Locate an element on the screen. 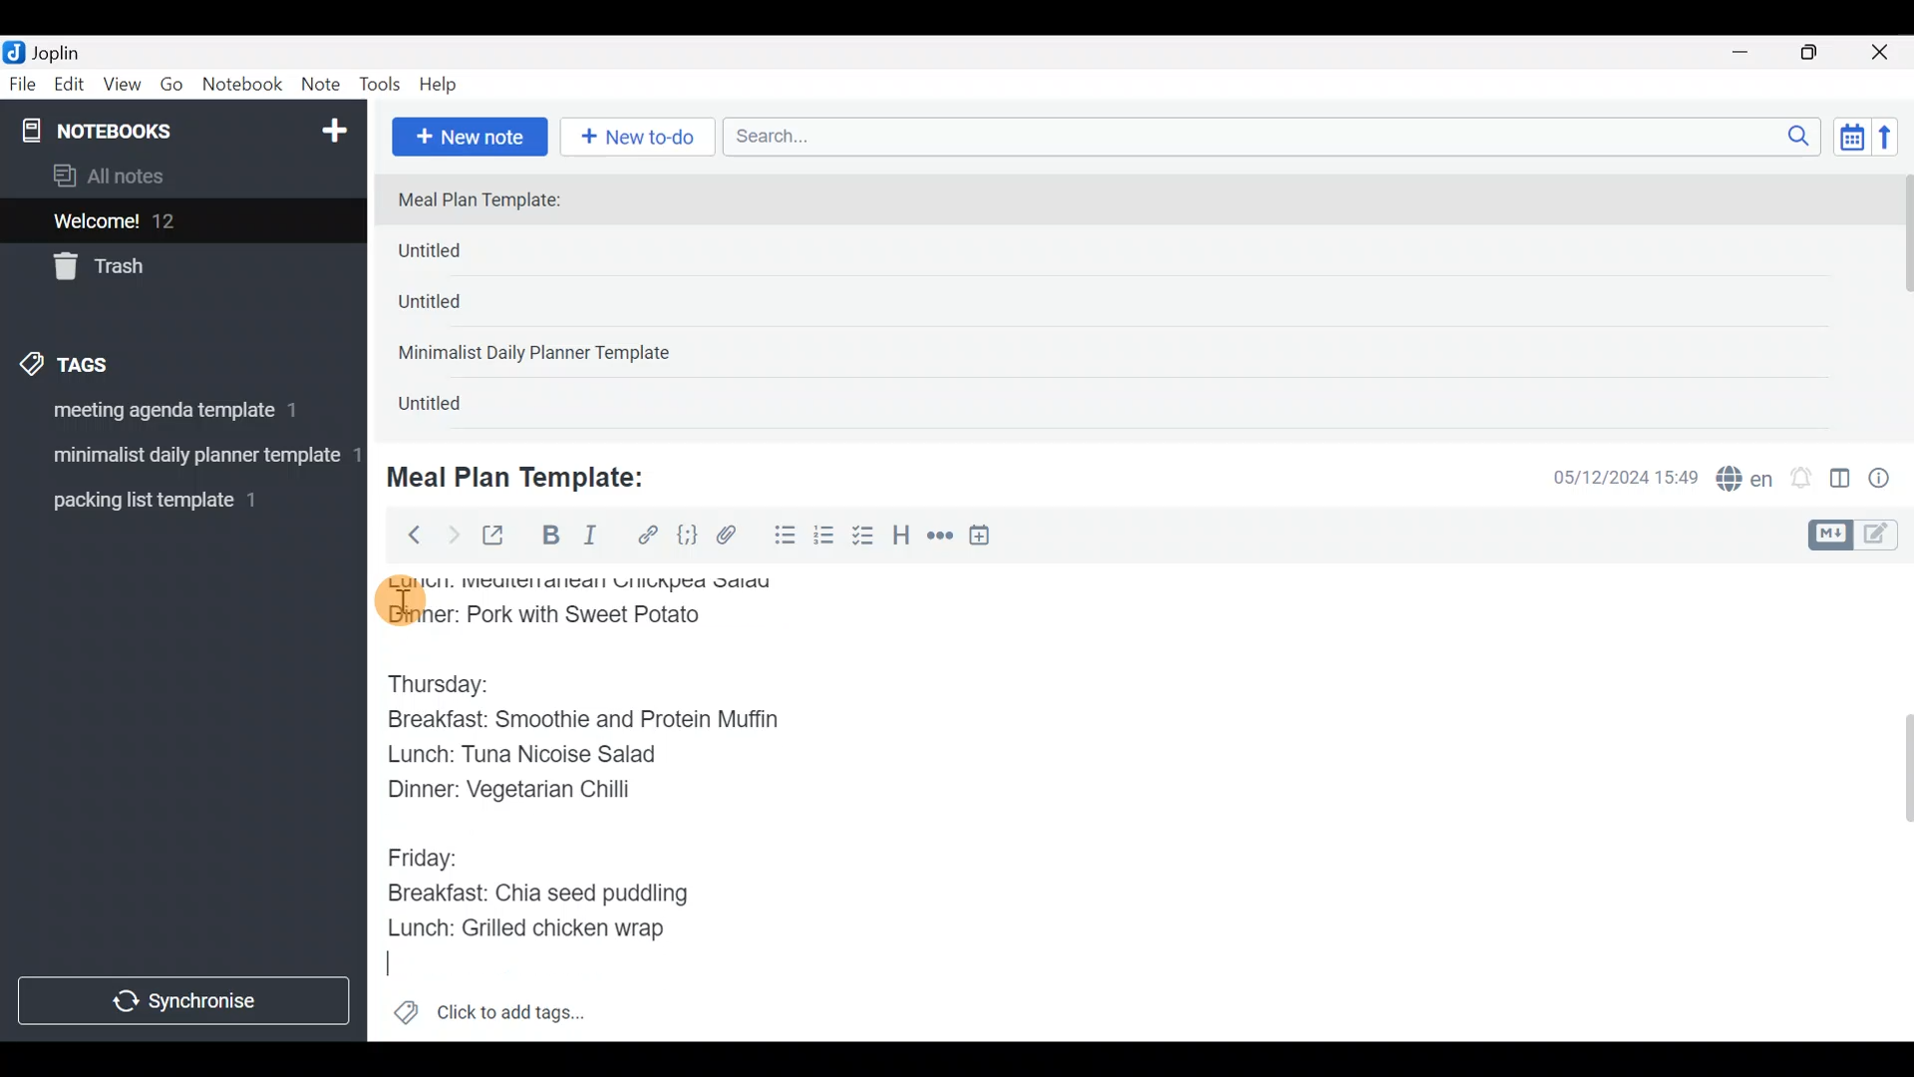 Image resolution: width=1914 pixels, height=1077 pixels. Back is located at coordinates (406, 534).